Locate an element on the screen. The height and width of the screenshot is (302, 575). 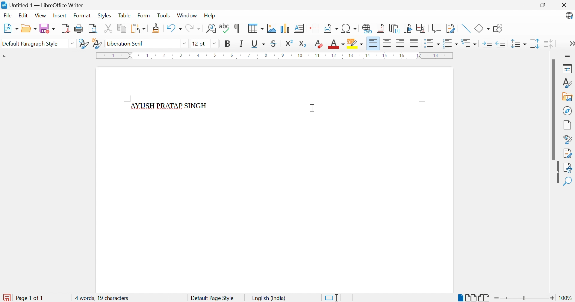
Browse is located at coordinates (28, 29).